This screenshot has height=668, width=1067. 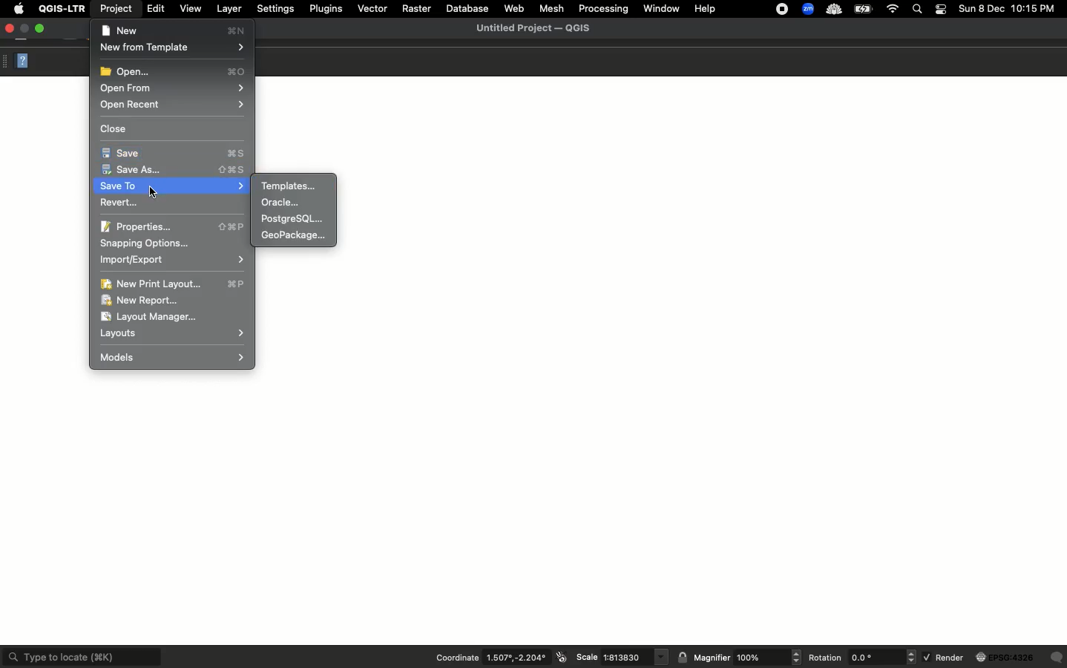 What do you see at coordinates (62, 7) in the screenshot?
I see `QGIS` at bounding box center [62, 7].